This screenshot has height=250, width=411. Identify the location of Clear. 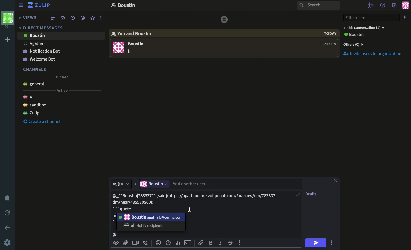
(338, 180).